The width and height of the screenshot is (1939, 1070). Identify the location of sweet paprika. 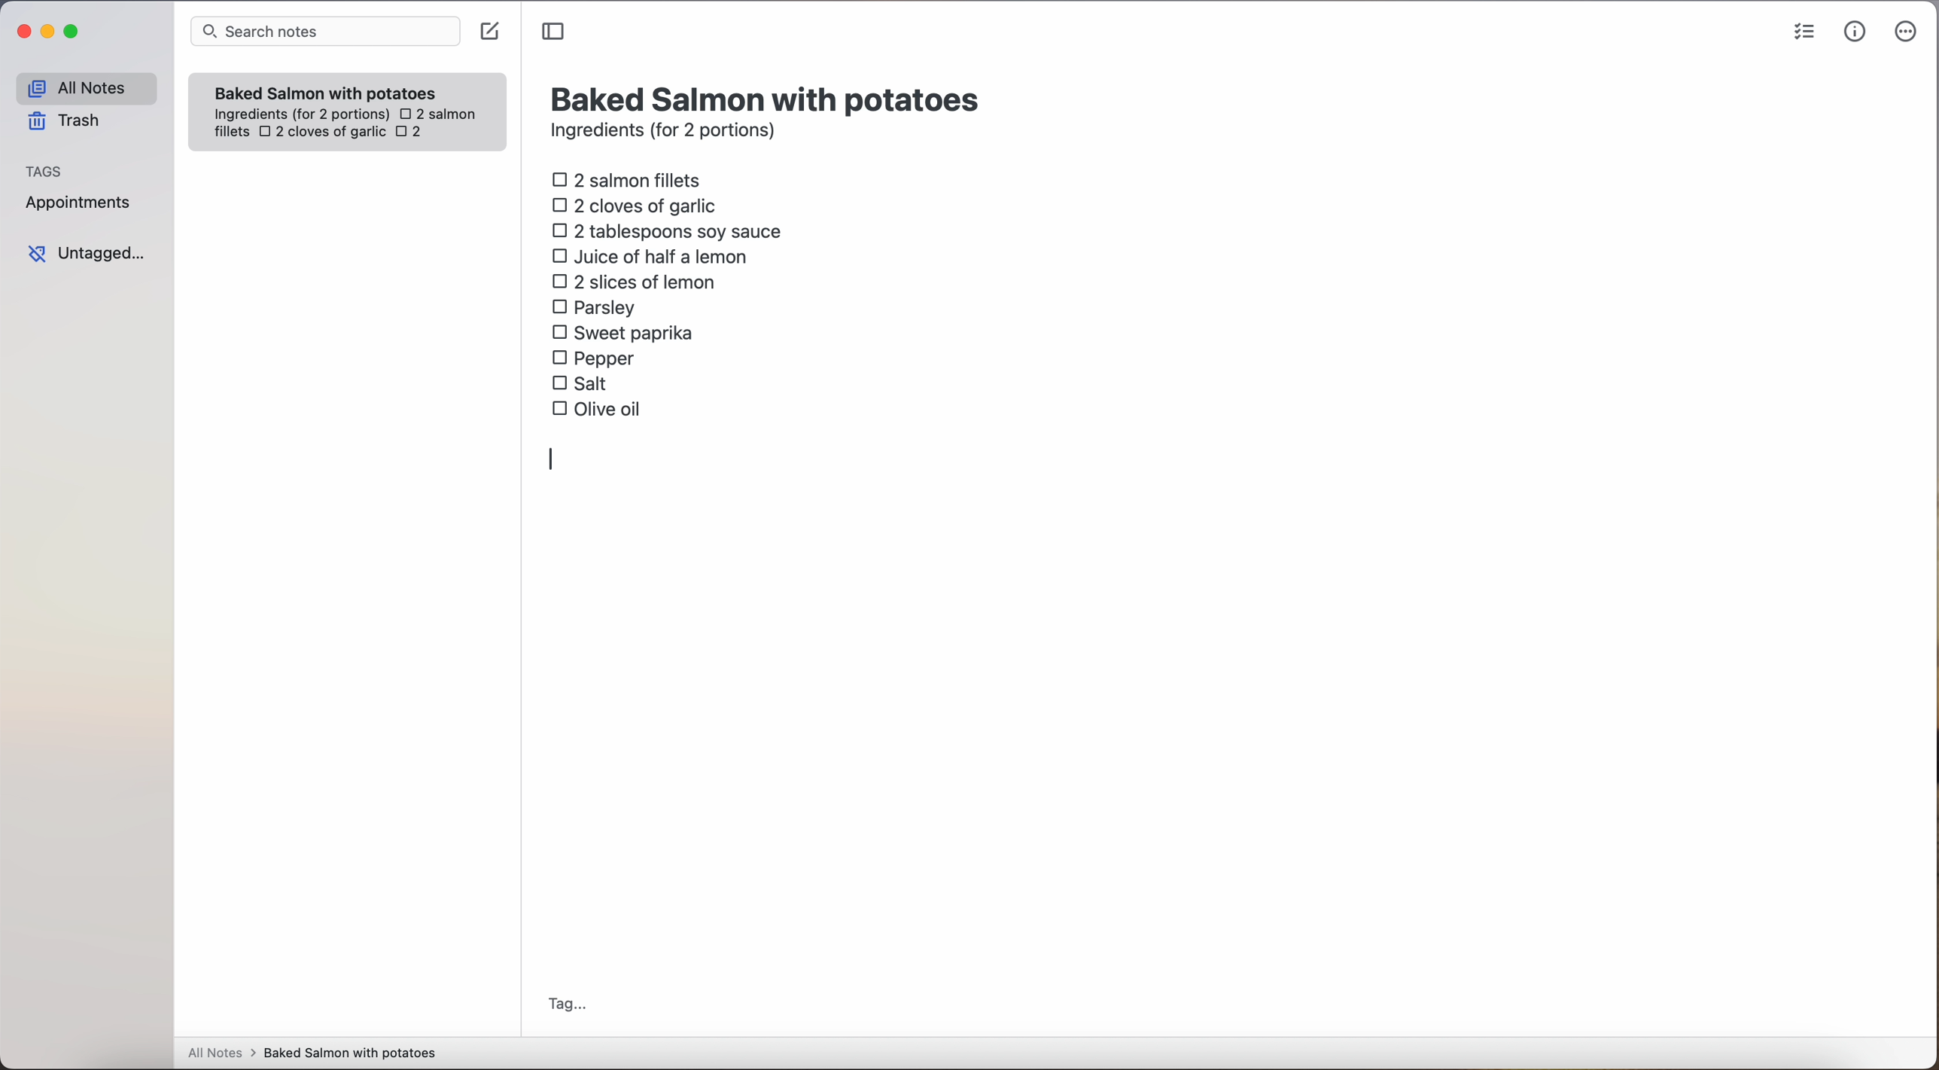
(626, 334).